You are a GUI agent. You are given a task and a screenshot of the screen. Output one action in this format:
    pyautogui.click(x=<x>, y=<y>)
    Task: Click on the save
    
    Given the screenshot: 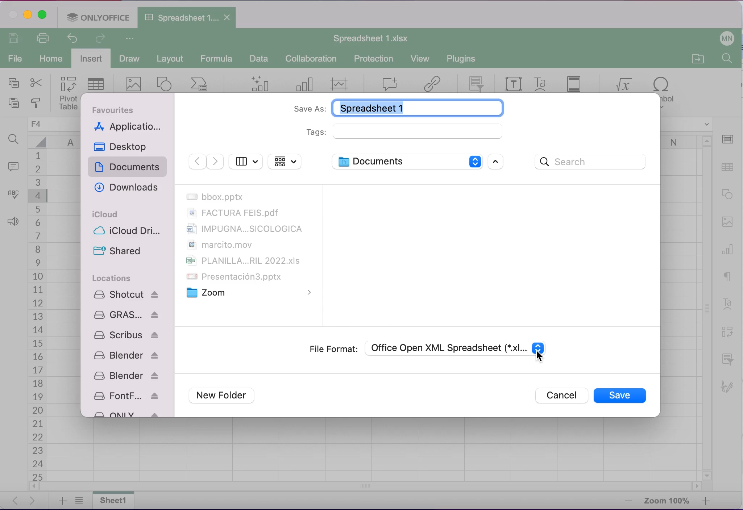 What is the action you would take?
    pyautogui.click(x=619, y=396)
    